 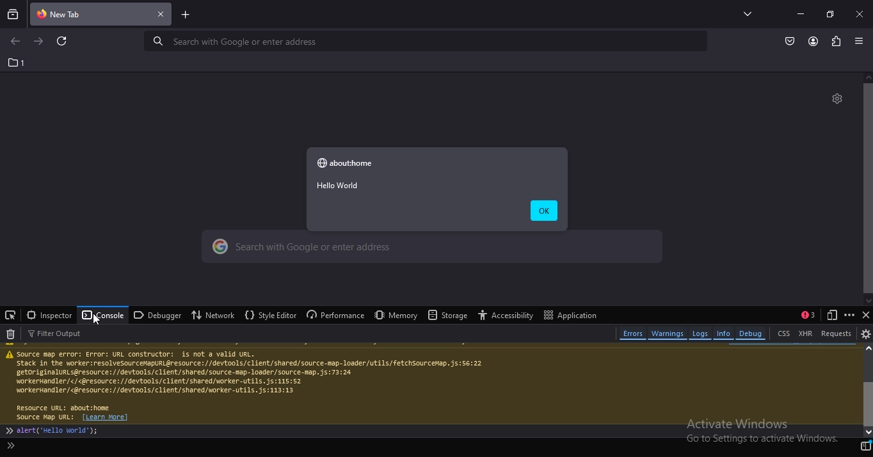 I want to click on application, so click(x=569, y=315).